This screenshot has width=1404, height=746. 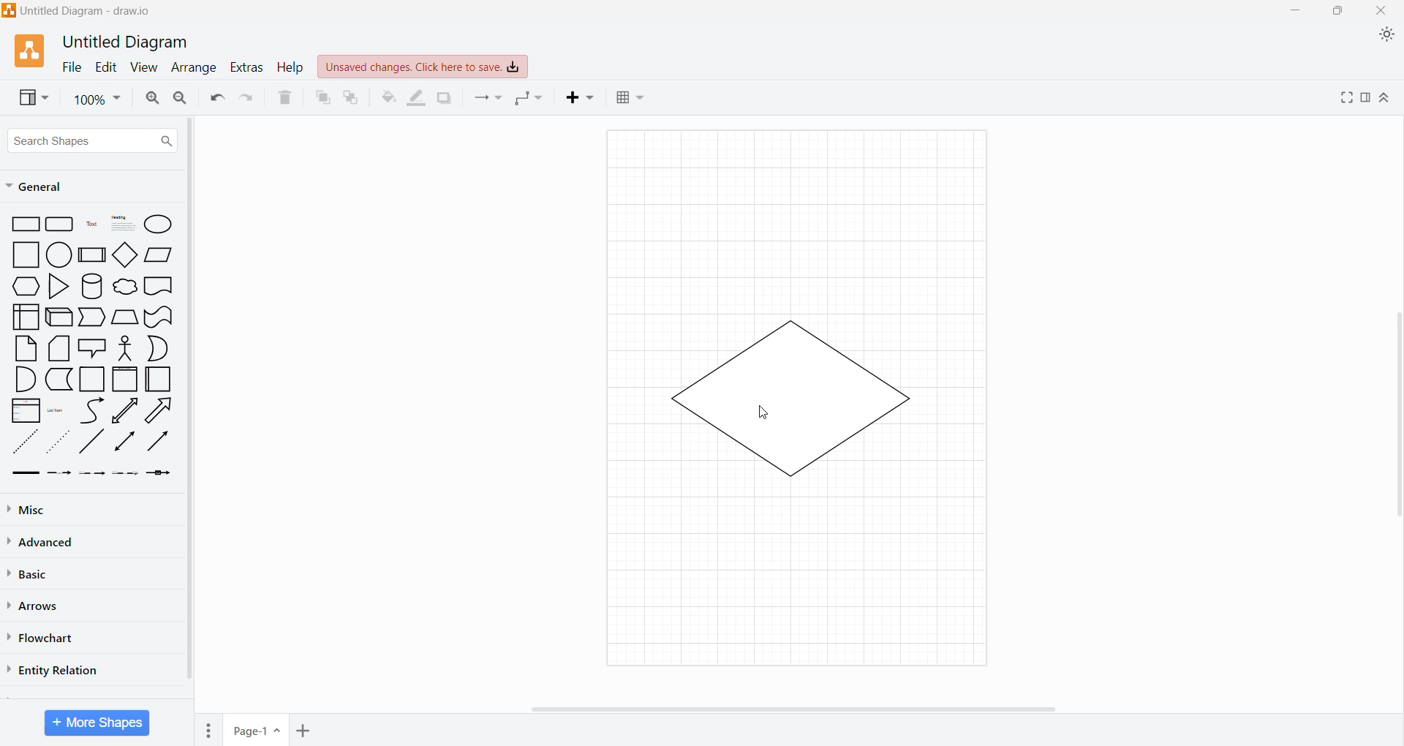 I want to click on Square, so click(x=26, y=255).